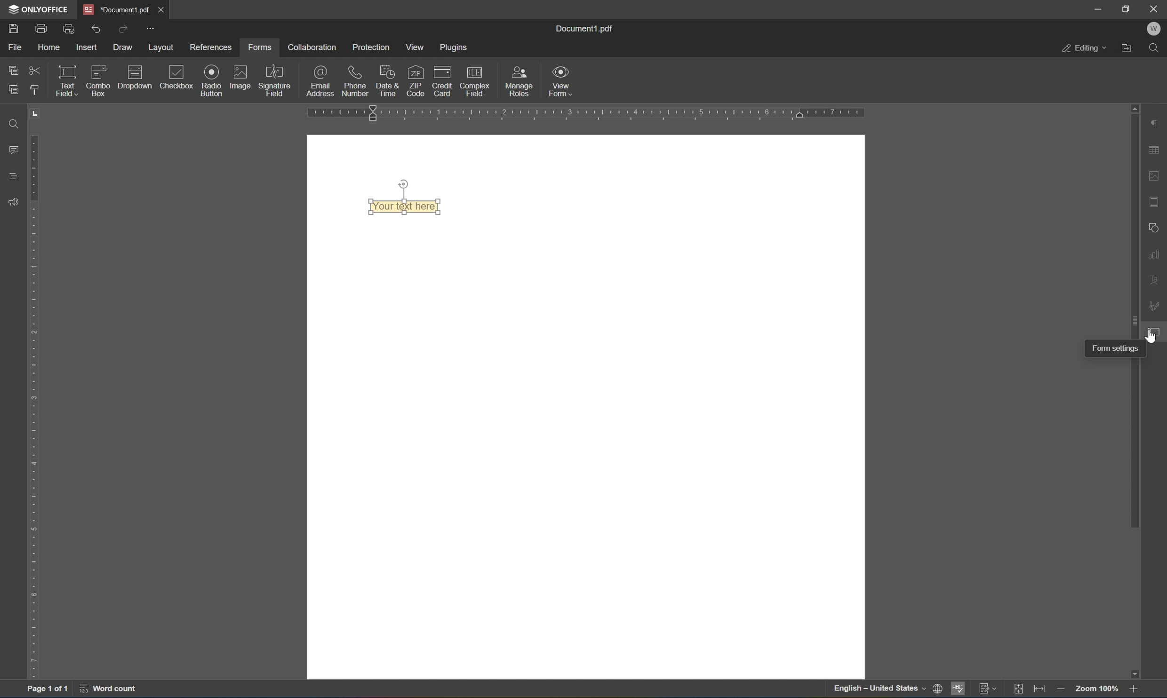 This screenshot has height=698, width=1167. I want to click on find, so click(1155, 48).